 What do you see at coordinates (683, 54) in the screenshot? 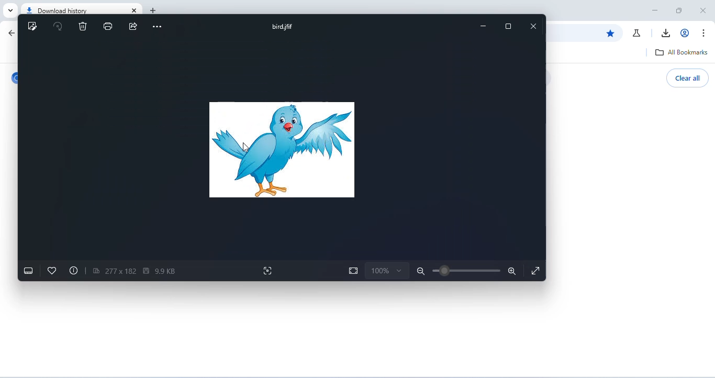
I see `all bookmarks` at bounding box center [683, 54].